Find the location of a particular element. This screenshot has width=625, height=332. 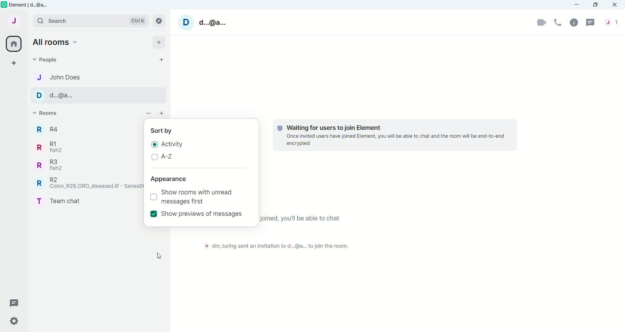

Radio Button is located at coordinates (155, 144).